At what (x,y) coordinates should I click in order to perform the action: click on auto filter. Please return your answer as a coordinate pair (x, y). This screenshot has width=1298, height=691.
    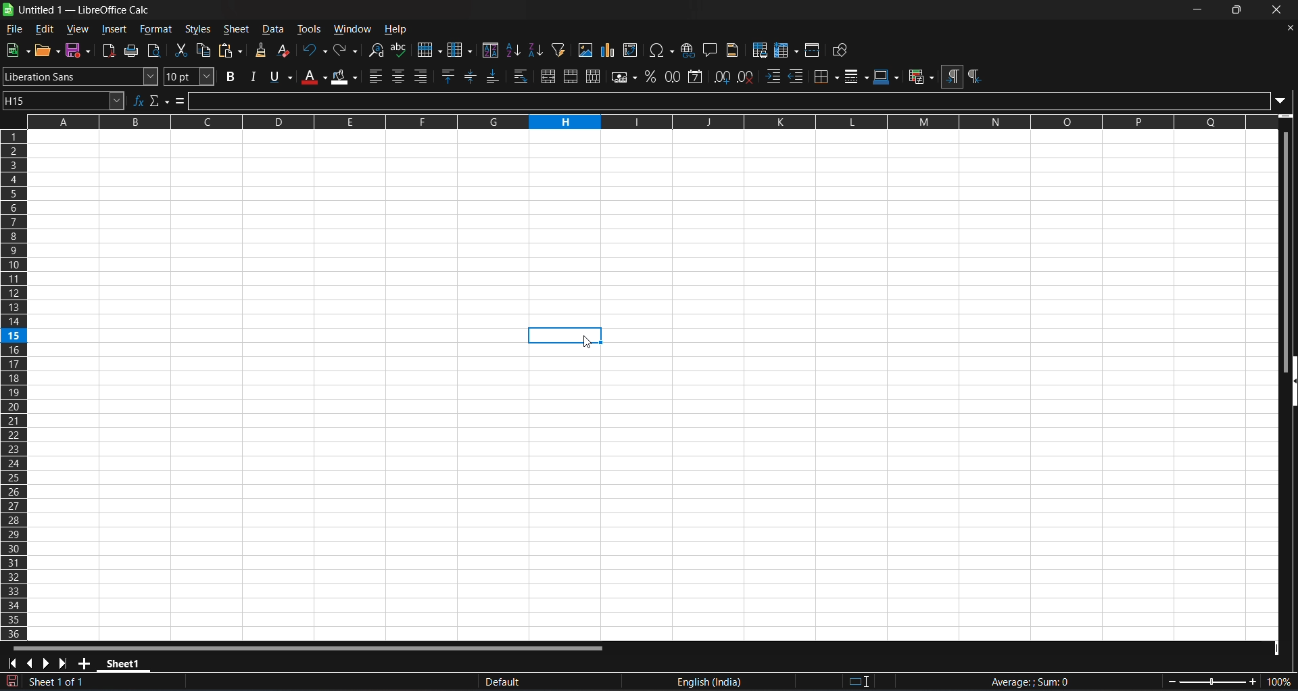
    Looking at the image, I should click on (559, 51).